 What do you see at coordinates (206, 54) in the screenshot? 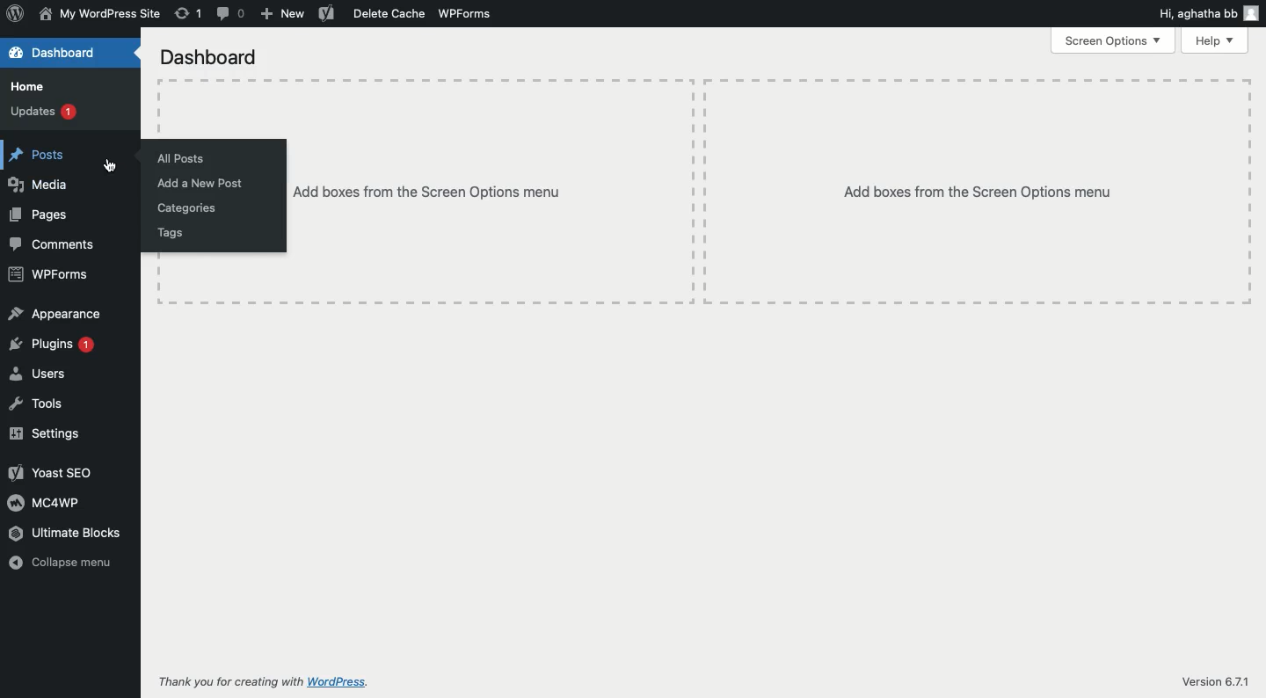
I see `Dashboard` at bounding box center [206, 54].